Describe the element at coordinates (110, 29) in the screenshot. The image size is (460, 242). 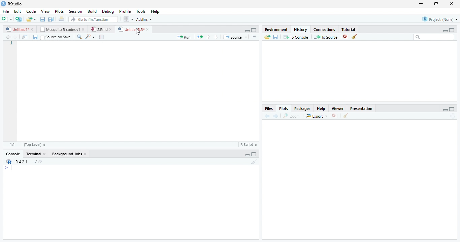
I see `close` at that location.